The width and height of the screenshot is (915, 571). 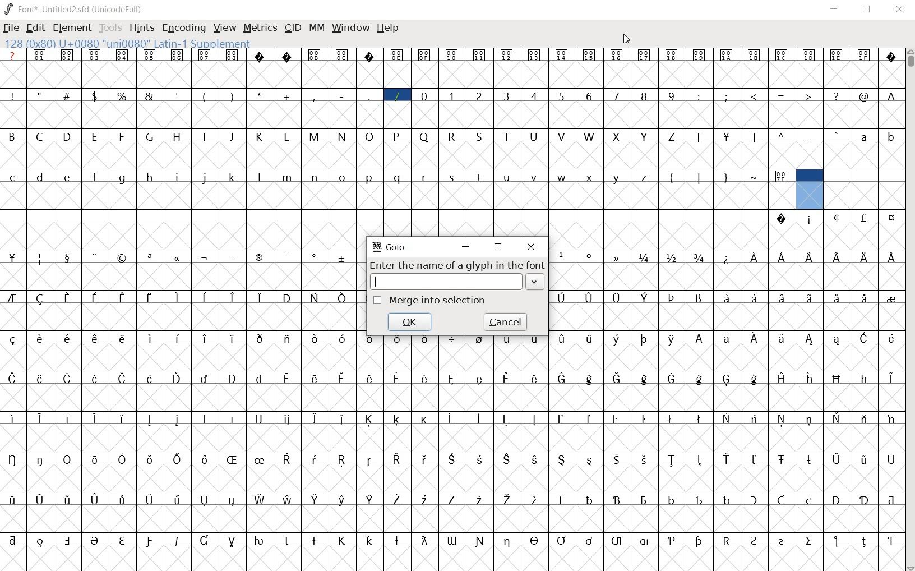 I want to click on j, so click(x=205, y=178).